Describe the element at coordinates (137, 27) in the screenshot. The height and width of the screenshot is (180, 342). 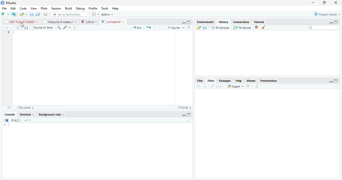
I see `Run` at that location.